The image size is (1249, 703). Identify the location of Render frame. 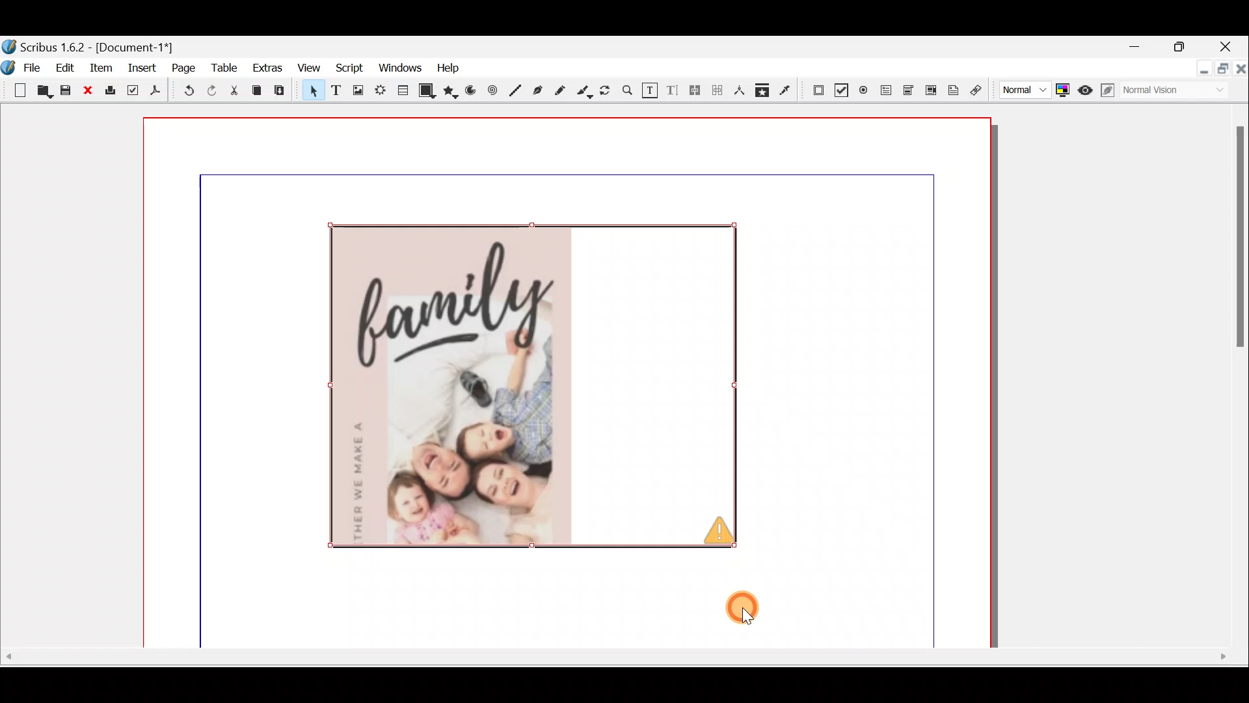
(379, 90).